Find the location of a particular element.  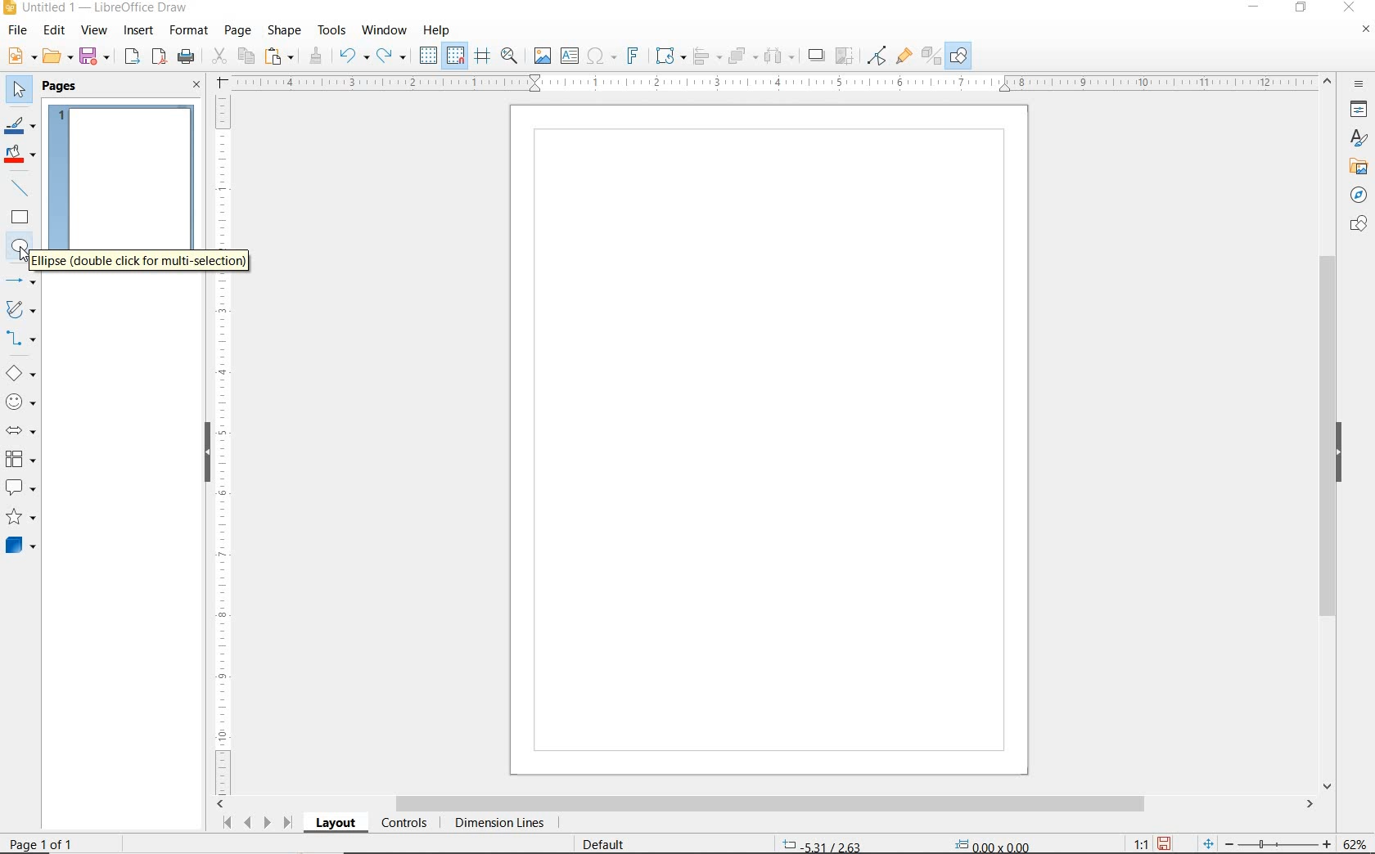

PAGE 1 is located at coordinates (122, 191).